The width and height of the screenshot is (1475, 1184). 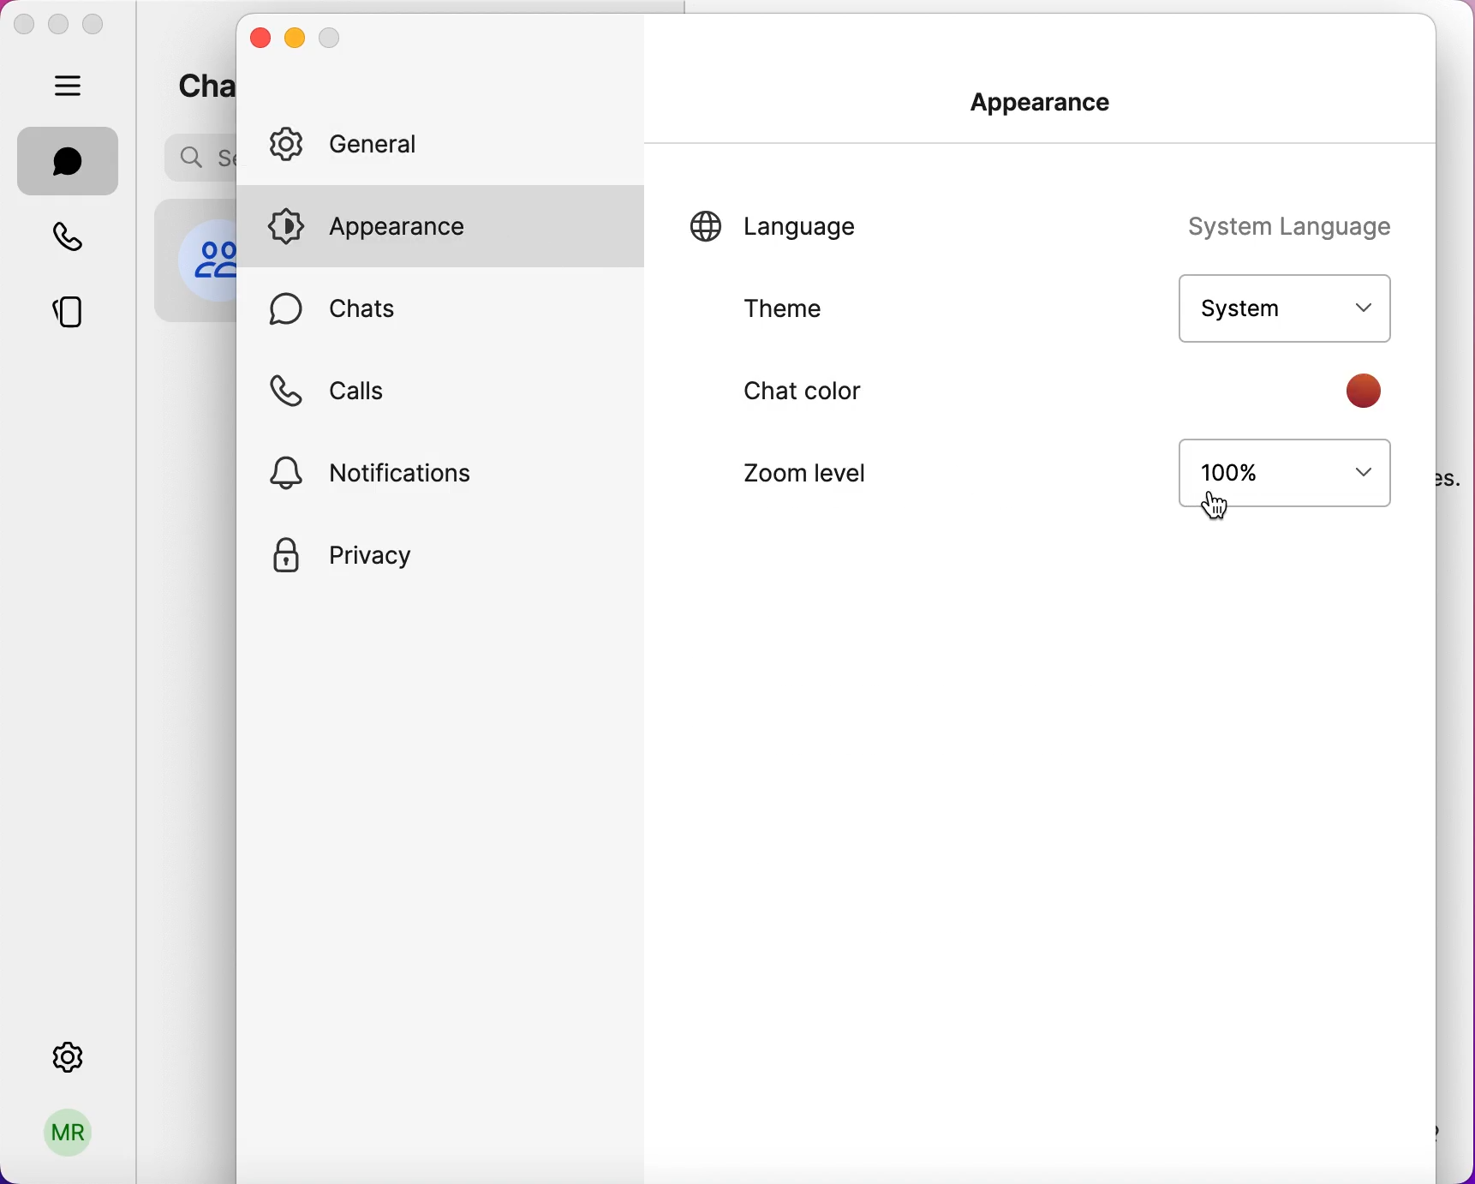 I want to click on profile picture, so click(x=68, y=1134).